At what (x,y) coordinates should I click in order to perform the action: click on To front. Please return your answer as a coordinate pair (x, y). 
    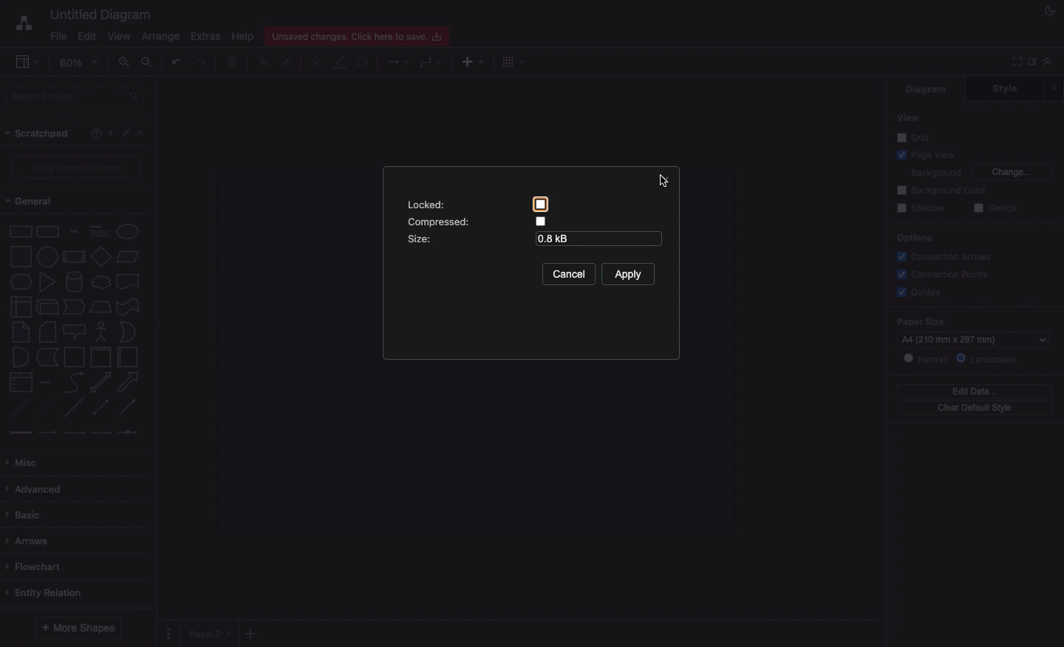
    Looking at the image, I should click on (262, 63).